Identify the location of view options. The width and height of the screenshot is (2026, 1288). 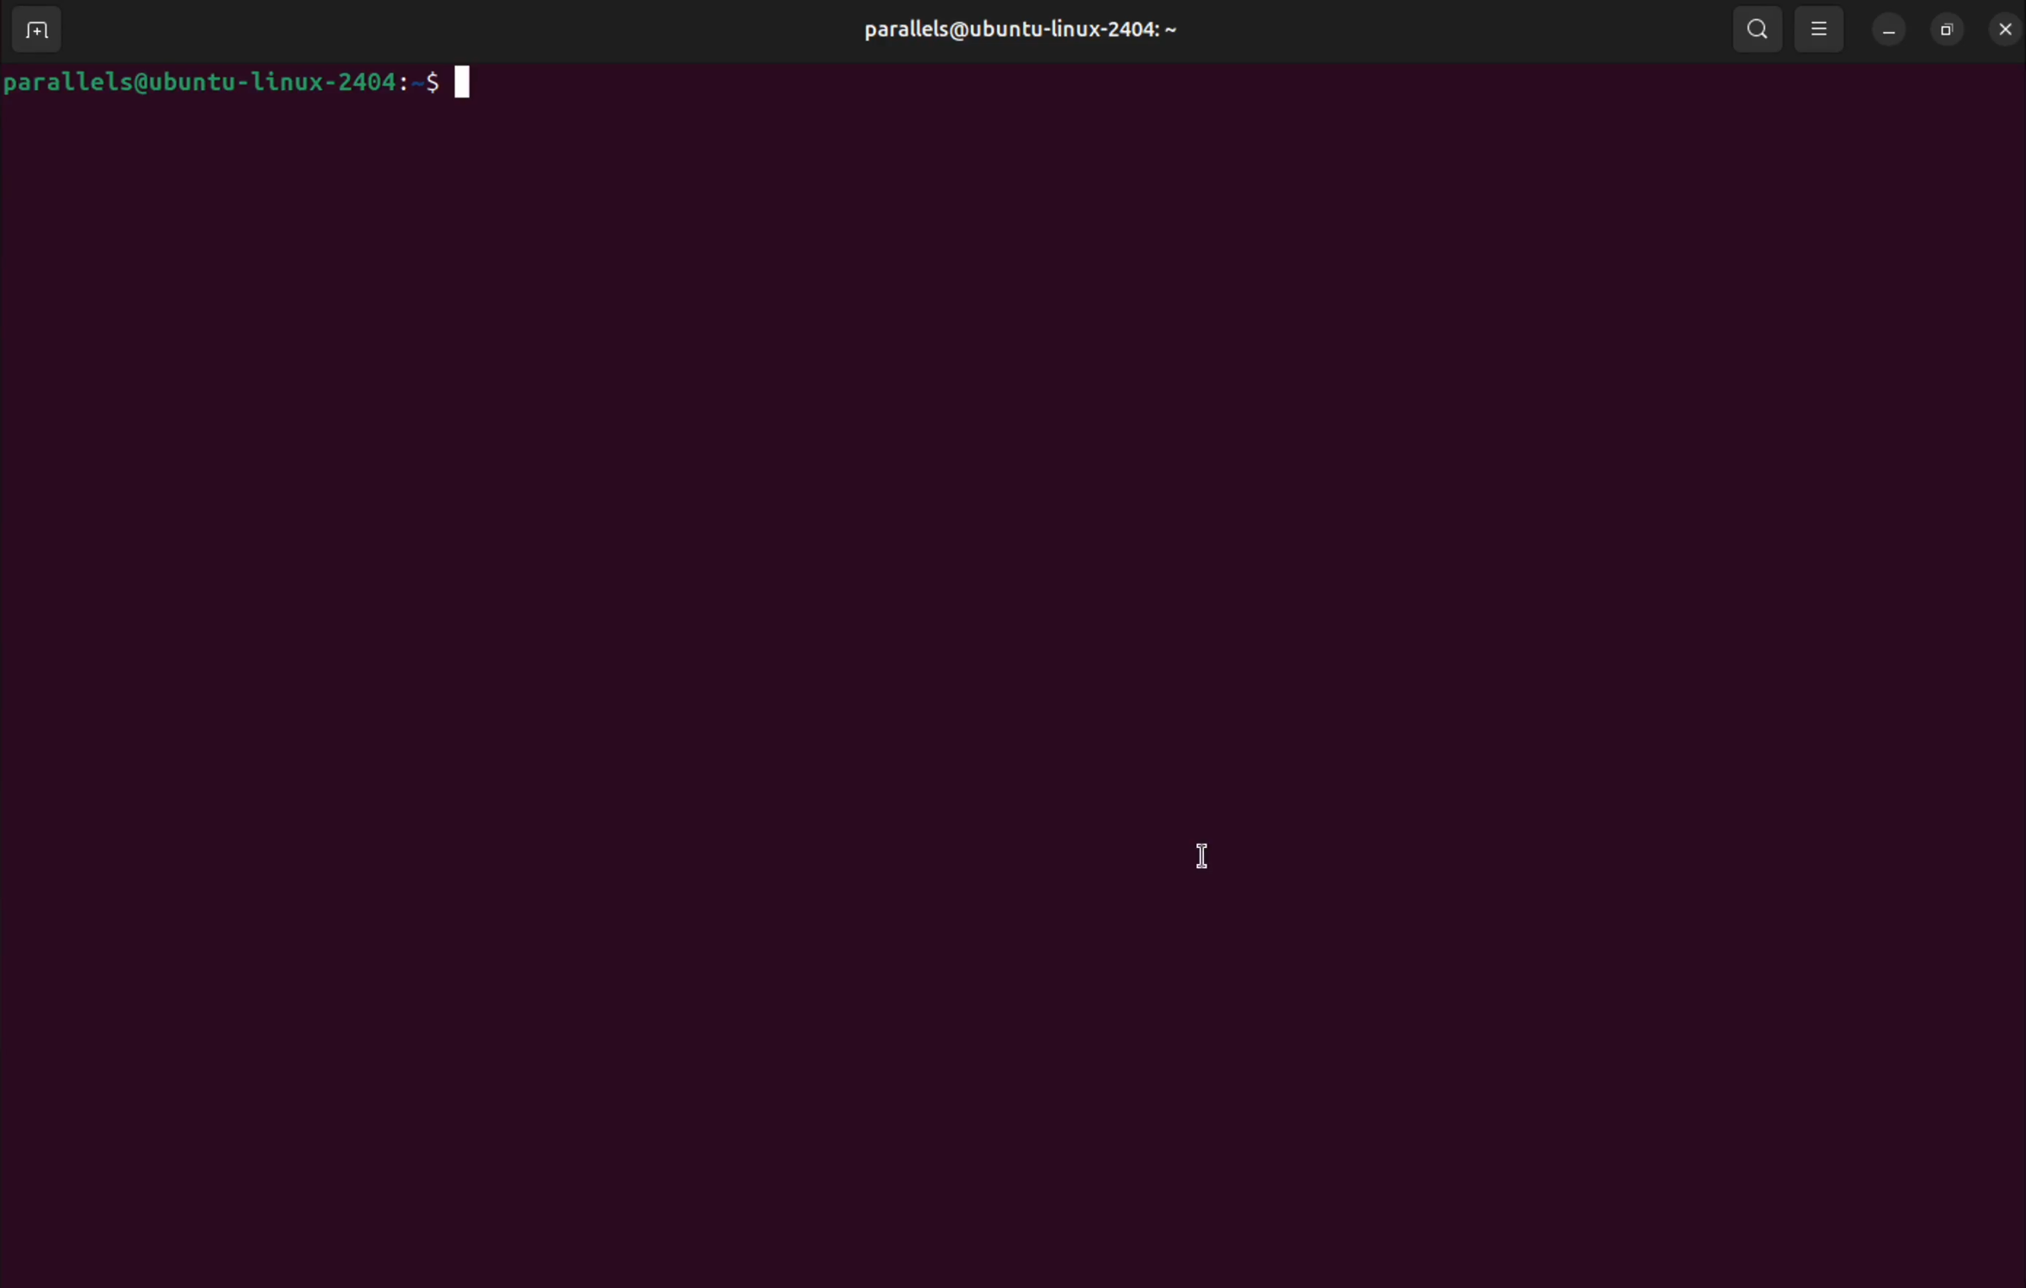
(1822, 28).